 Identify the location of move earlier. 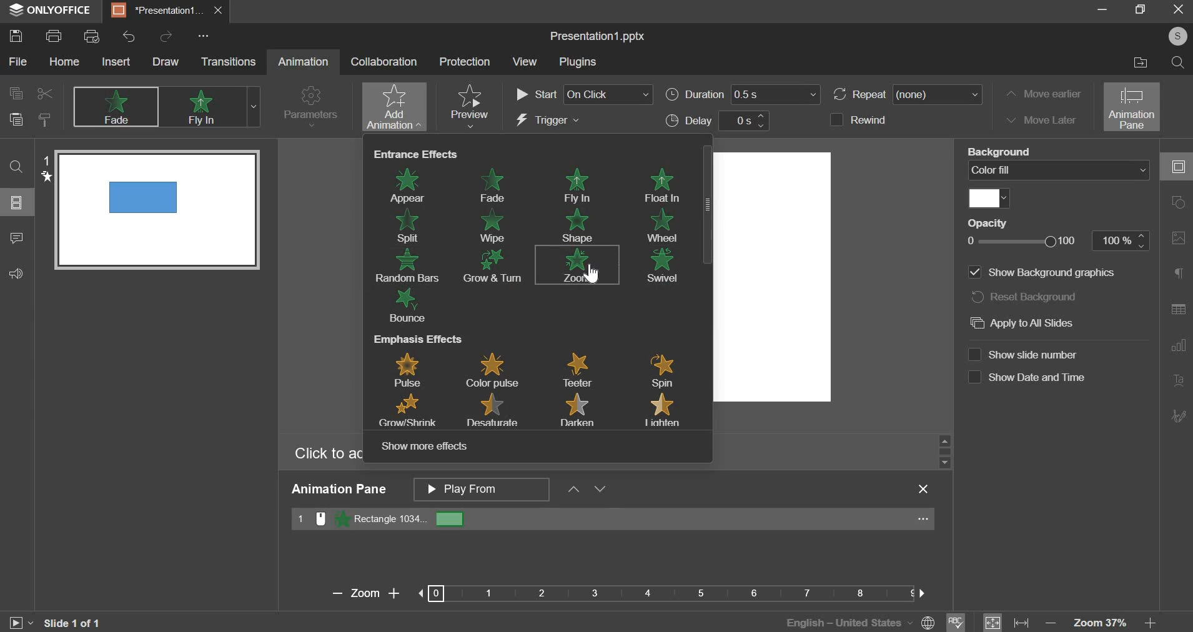
(1044, 94).